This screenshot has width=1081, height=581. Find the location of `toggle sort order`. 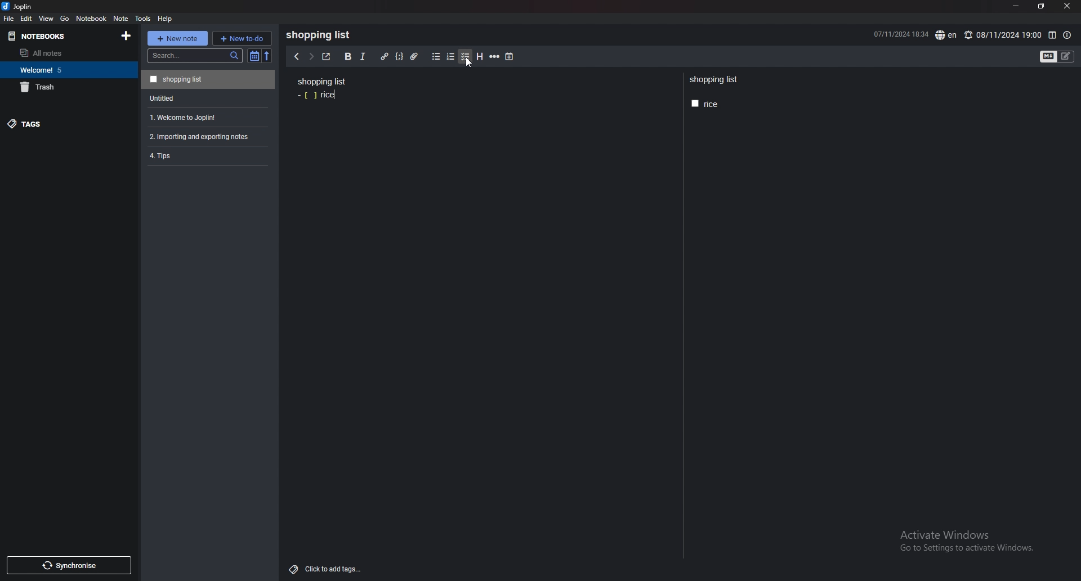

toggle sort order is located at coordinates (254, 56).